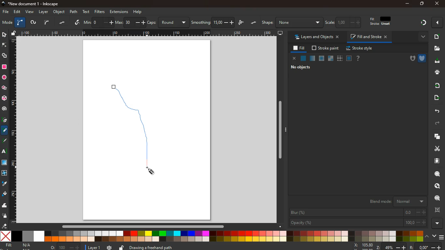 This screenshot has height=250, width=445. I want to click on no objects, so click(301, 67).